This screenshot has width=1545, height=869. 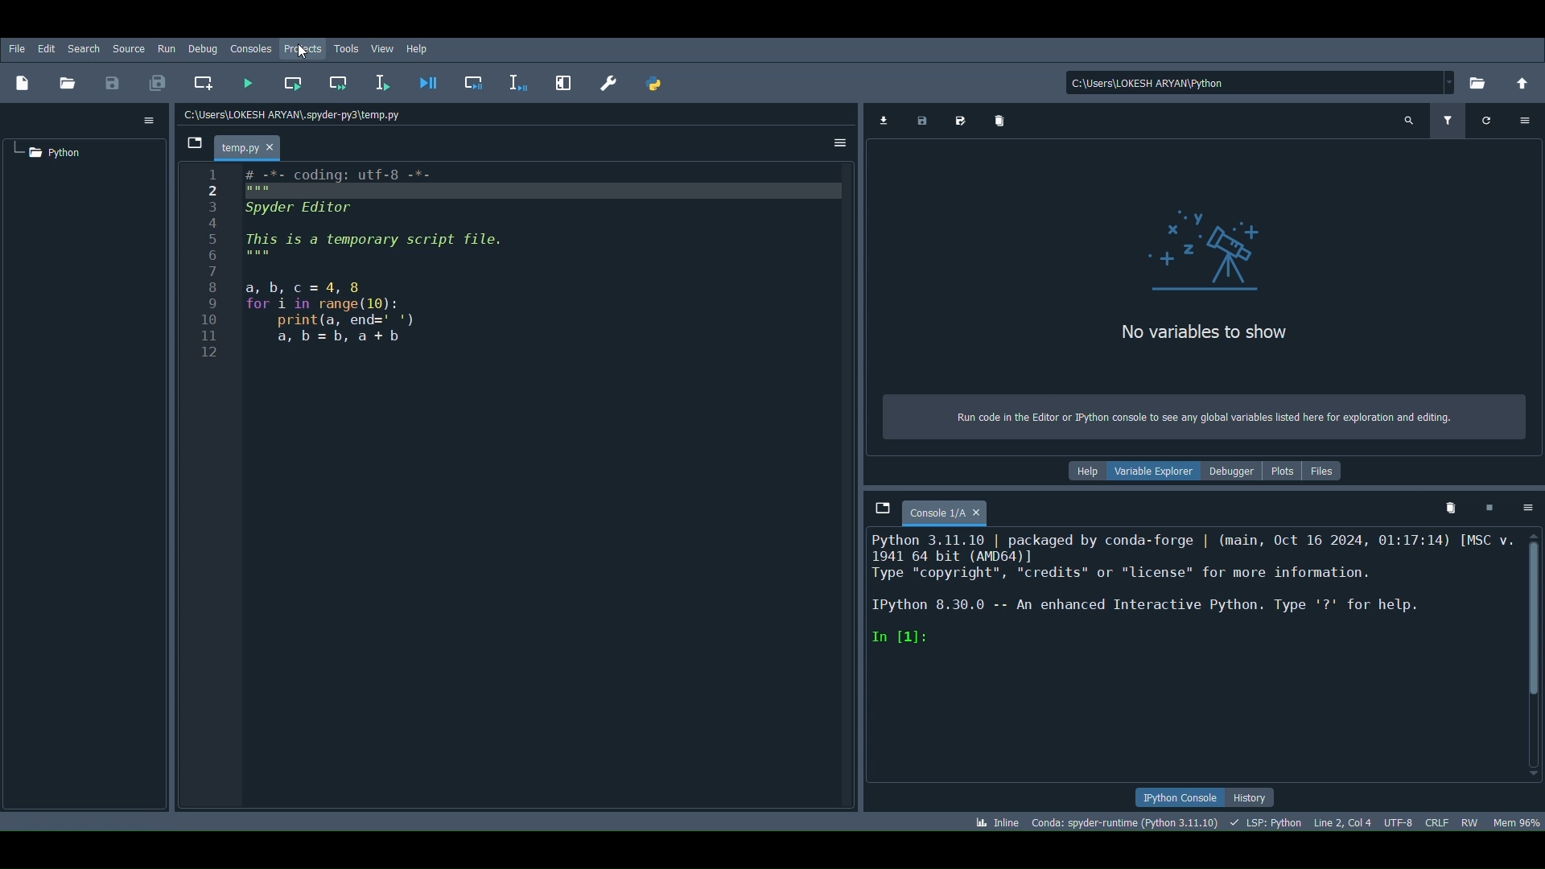 What do you see at coordinates (518, 80) in the screenshot?
I see `Debug selection or current line` at bounding box center [518, 80].